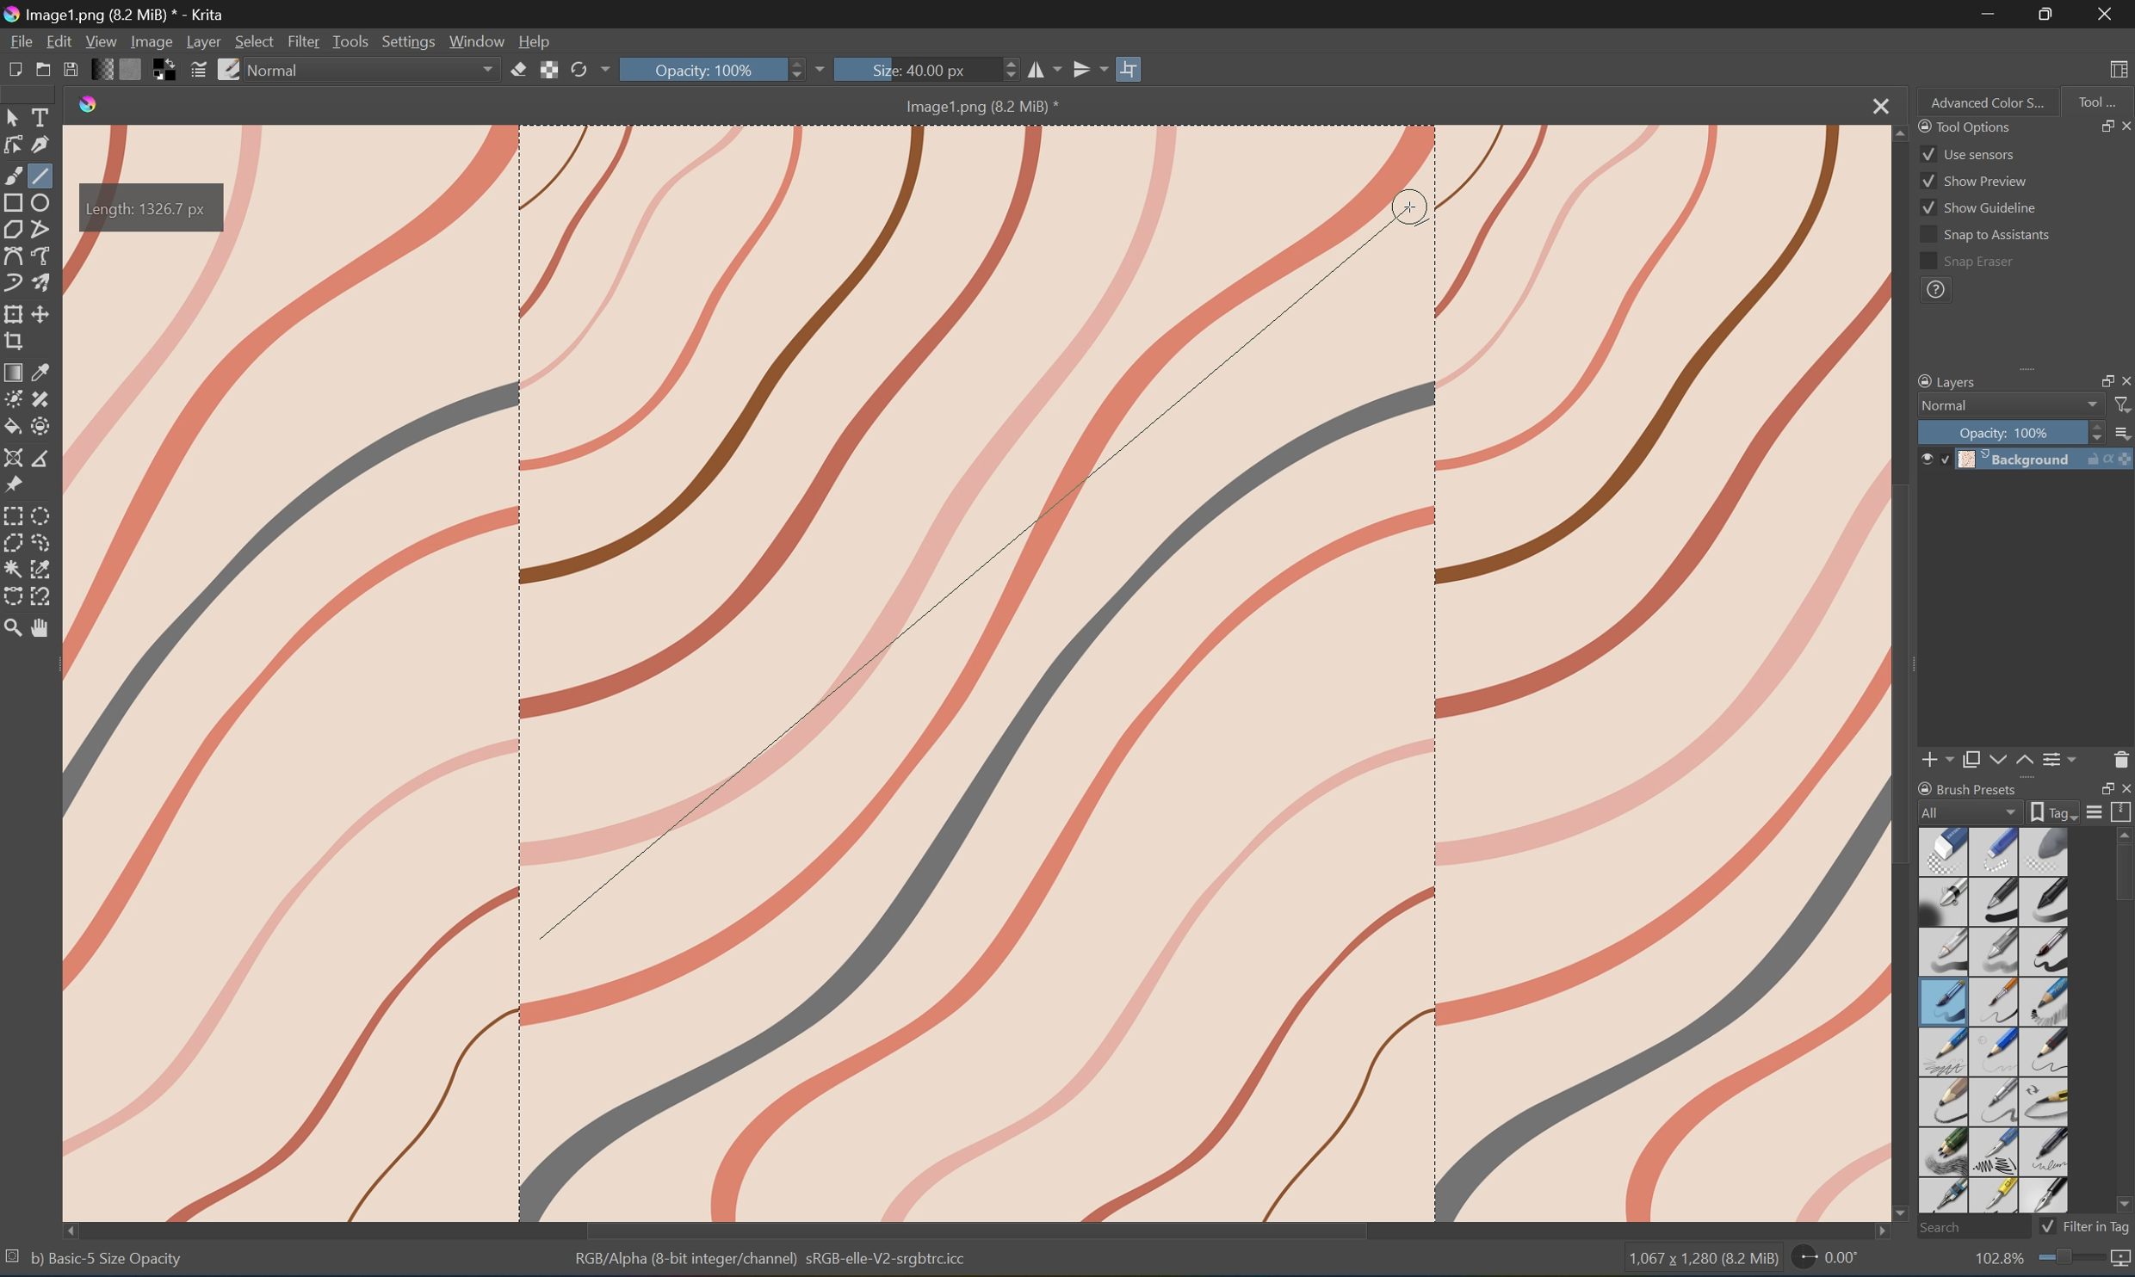  What do you see at coordinates (17, 230) in the screenshot?
I see `Polygon tool` at bounding box center [17, 230].